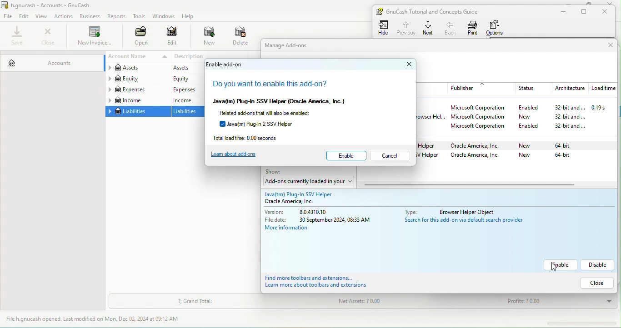 The width and height of the screenshot is (621, 328). I want to click on 0.19s, so click(604, 108).